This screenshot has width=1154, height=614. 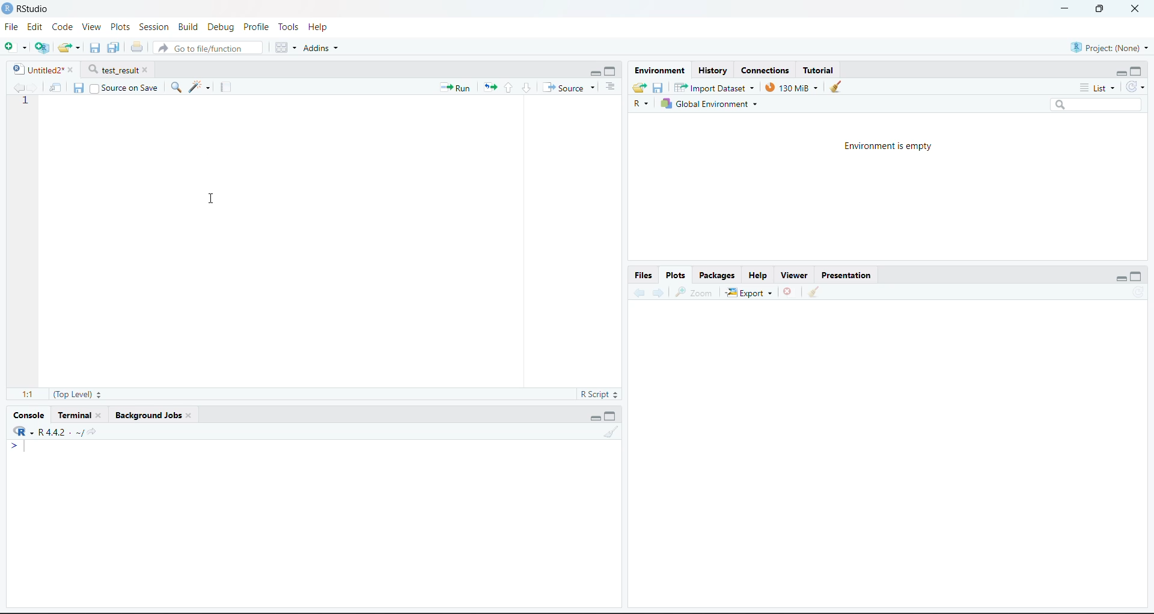 What do you see at coordinates (639, 103) in the screenshot?
I see `R` at bounding box center [639, 103].